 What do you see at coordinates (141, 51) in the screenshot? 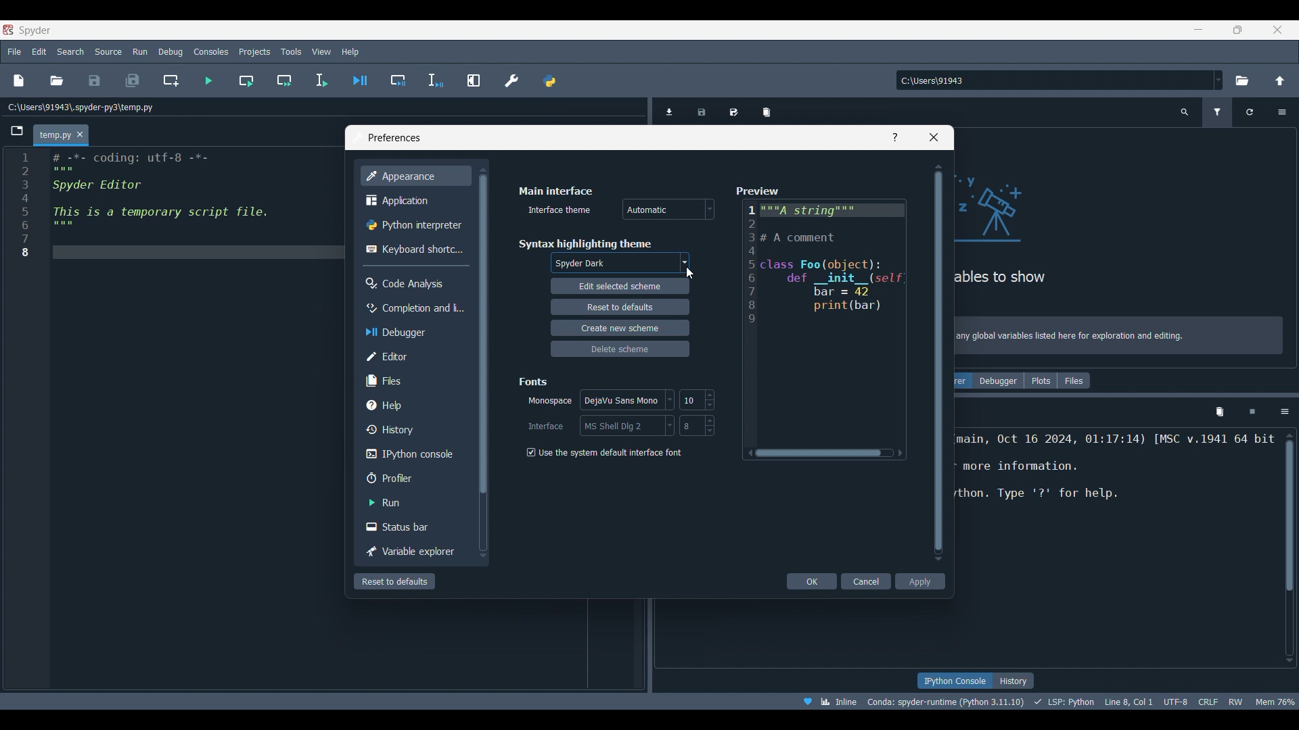
I see `Run menu` at bounding box center [141, 51].